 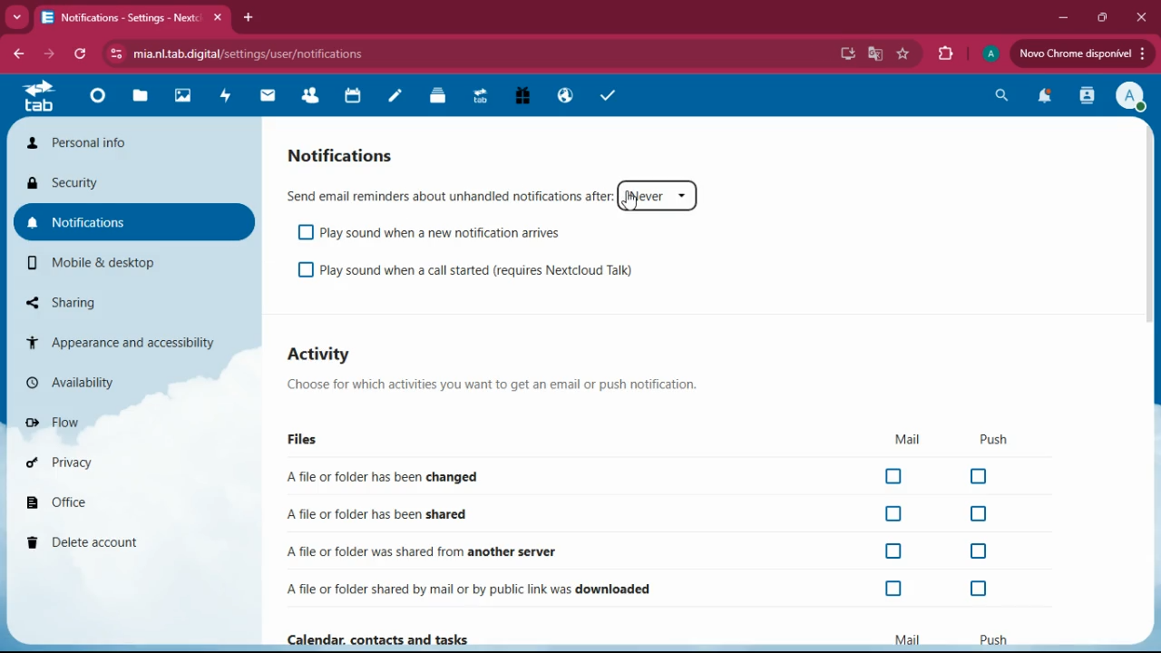 I want to click on update, so click(x=1080, y=53).